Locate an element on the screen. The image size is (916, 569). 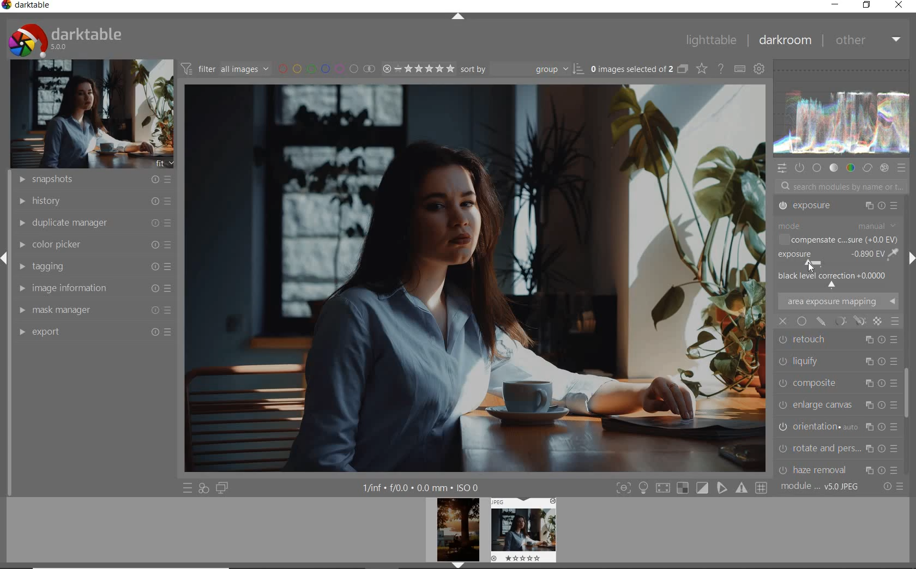
EXPAND/COLLAPSE is located at coordinates (459, 17).